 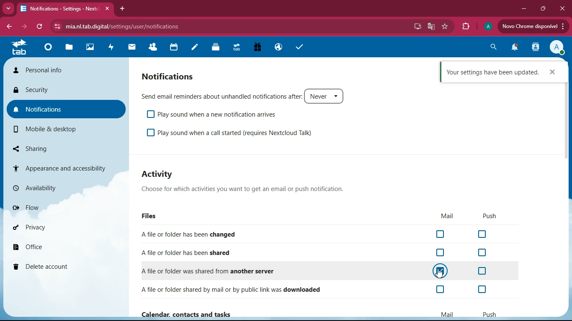 I want to click on appearance, so click(x=65, y=166).